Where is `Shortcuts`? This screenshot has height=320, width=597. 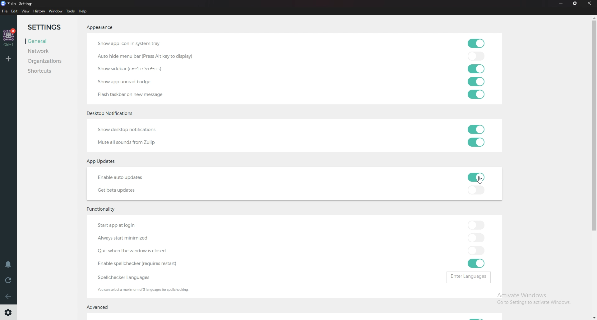
Shortcuts is located at coordinates (51, 71).